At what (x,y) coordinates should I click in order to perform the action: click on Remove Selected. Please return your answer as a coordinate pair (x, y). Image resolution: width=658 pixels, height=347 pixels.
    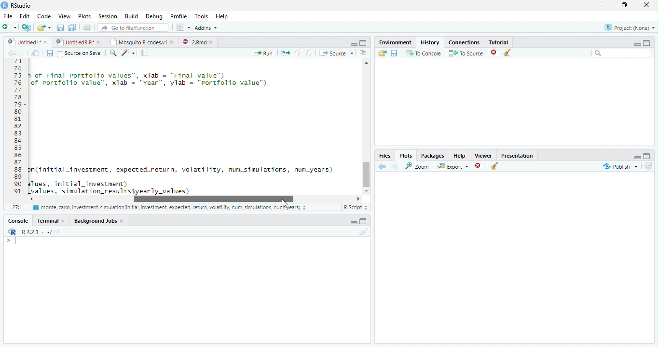
    Looking at the image, I should click on (495, 53).